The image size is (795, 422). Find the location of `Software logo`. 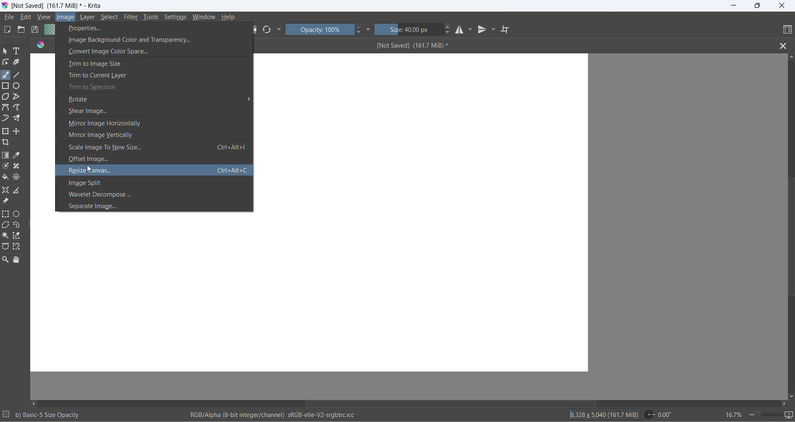

Software logo is located at coordinates (41, 46).